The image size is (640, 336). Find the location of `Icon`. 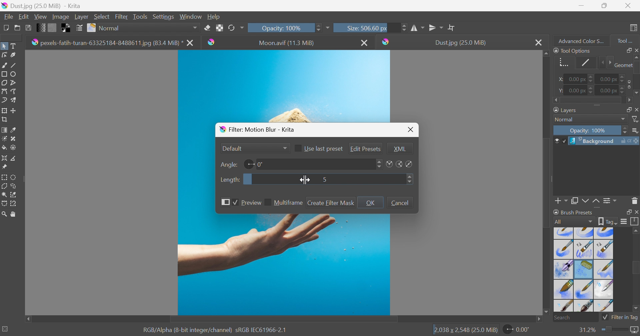

Icon is located at coordinates (628, 84).